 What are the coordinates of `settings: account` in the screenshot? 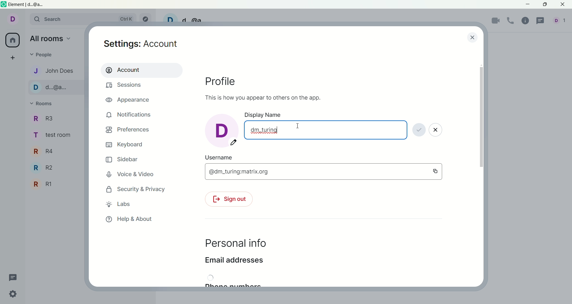 It's located at (143, 45).